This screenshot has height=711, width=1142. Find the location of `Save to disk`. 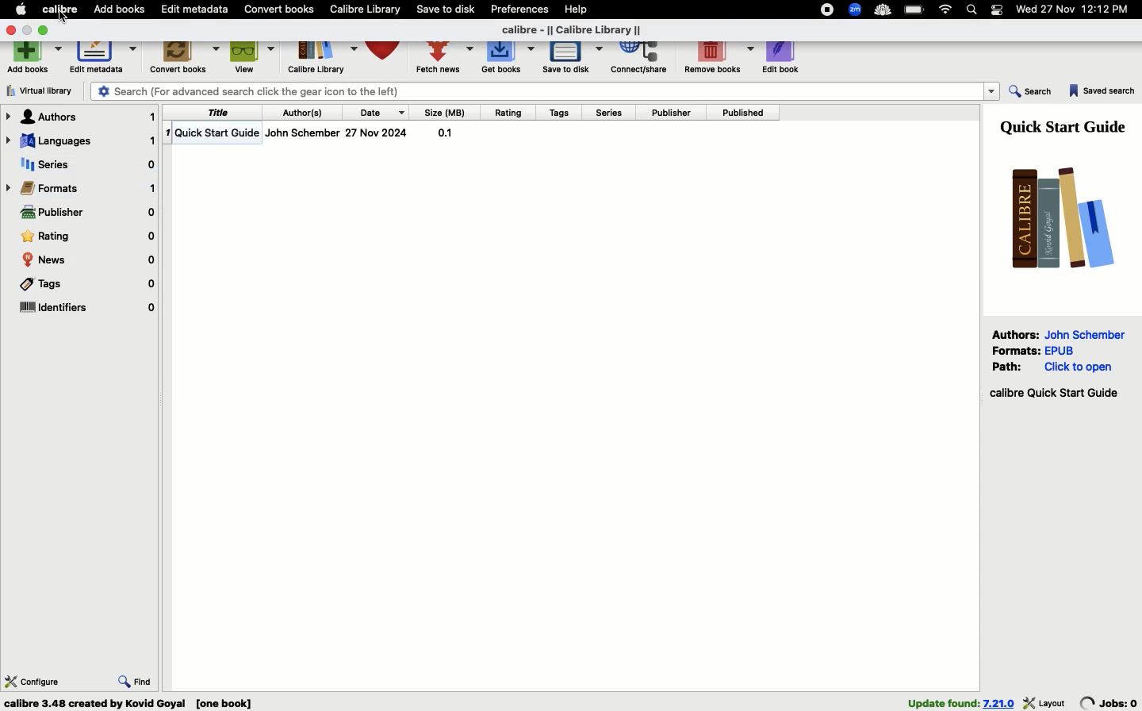

Save to disk is located at coordinates (574, 59).